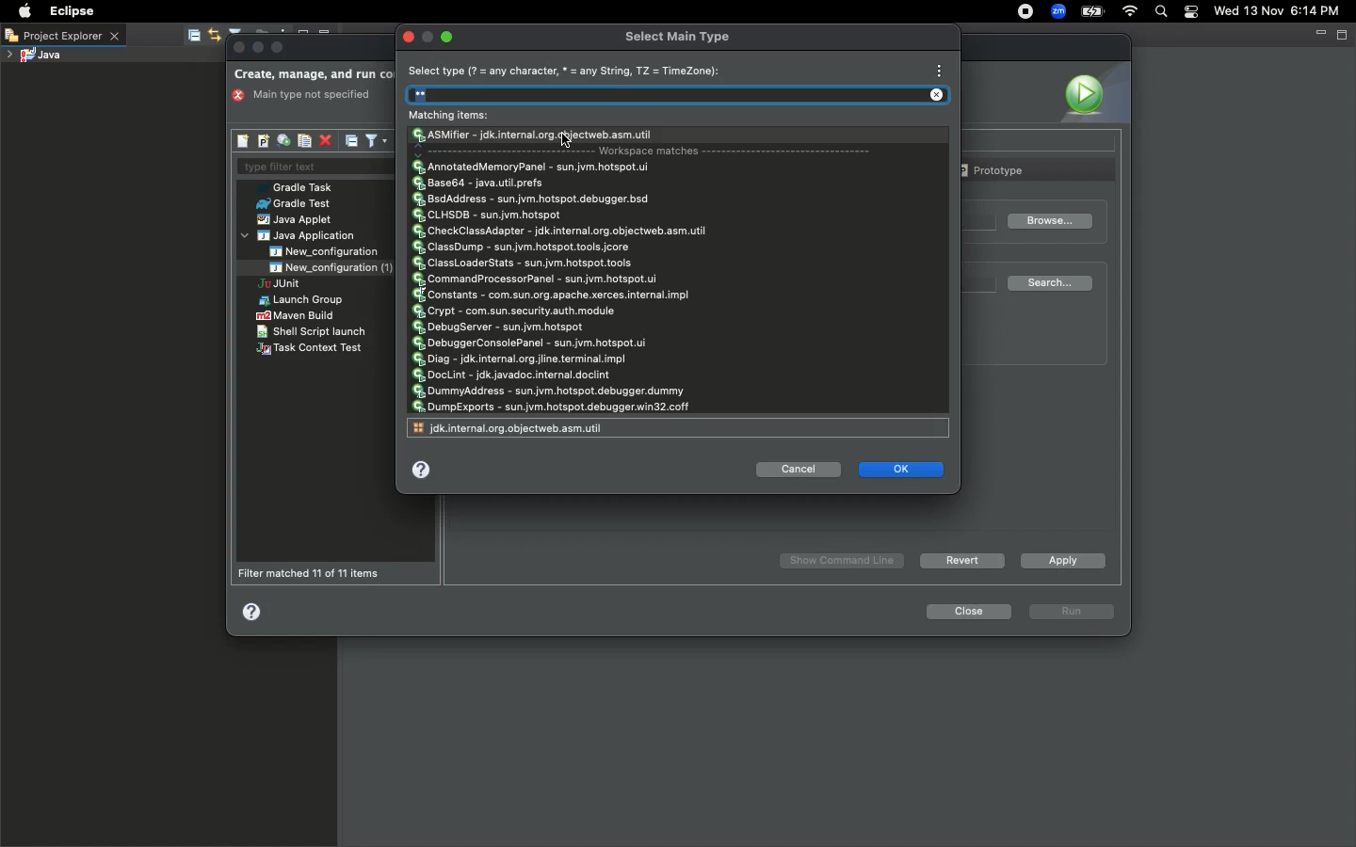 This screenshot has width=1356, height=847. What do you see at coordinates (1073, 613) in the screenshot?
I see `run` at bounding box center [1073, 613].